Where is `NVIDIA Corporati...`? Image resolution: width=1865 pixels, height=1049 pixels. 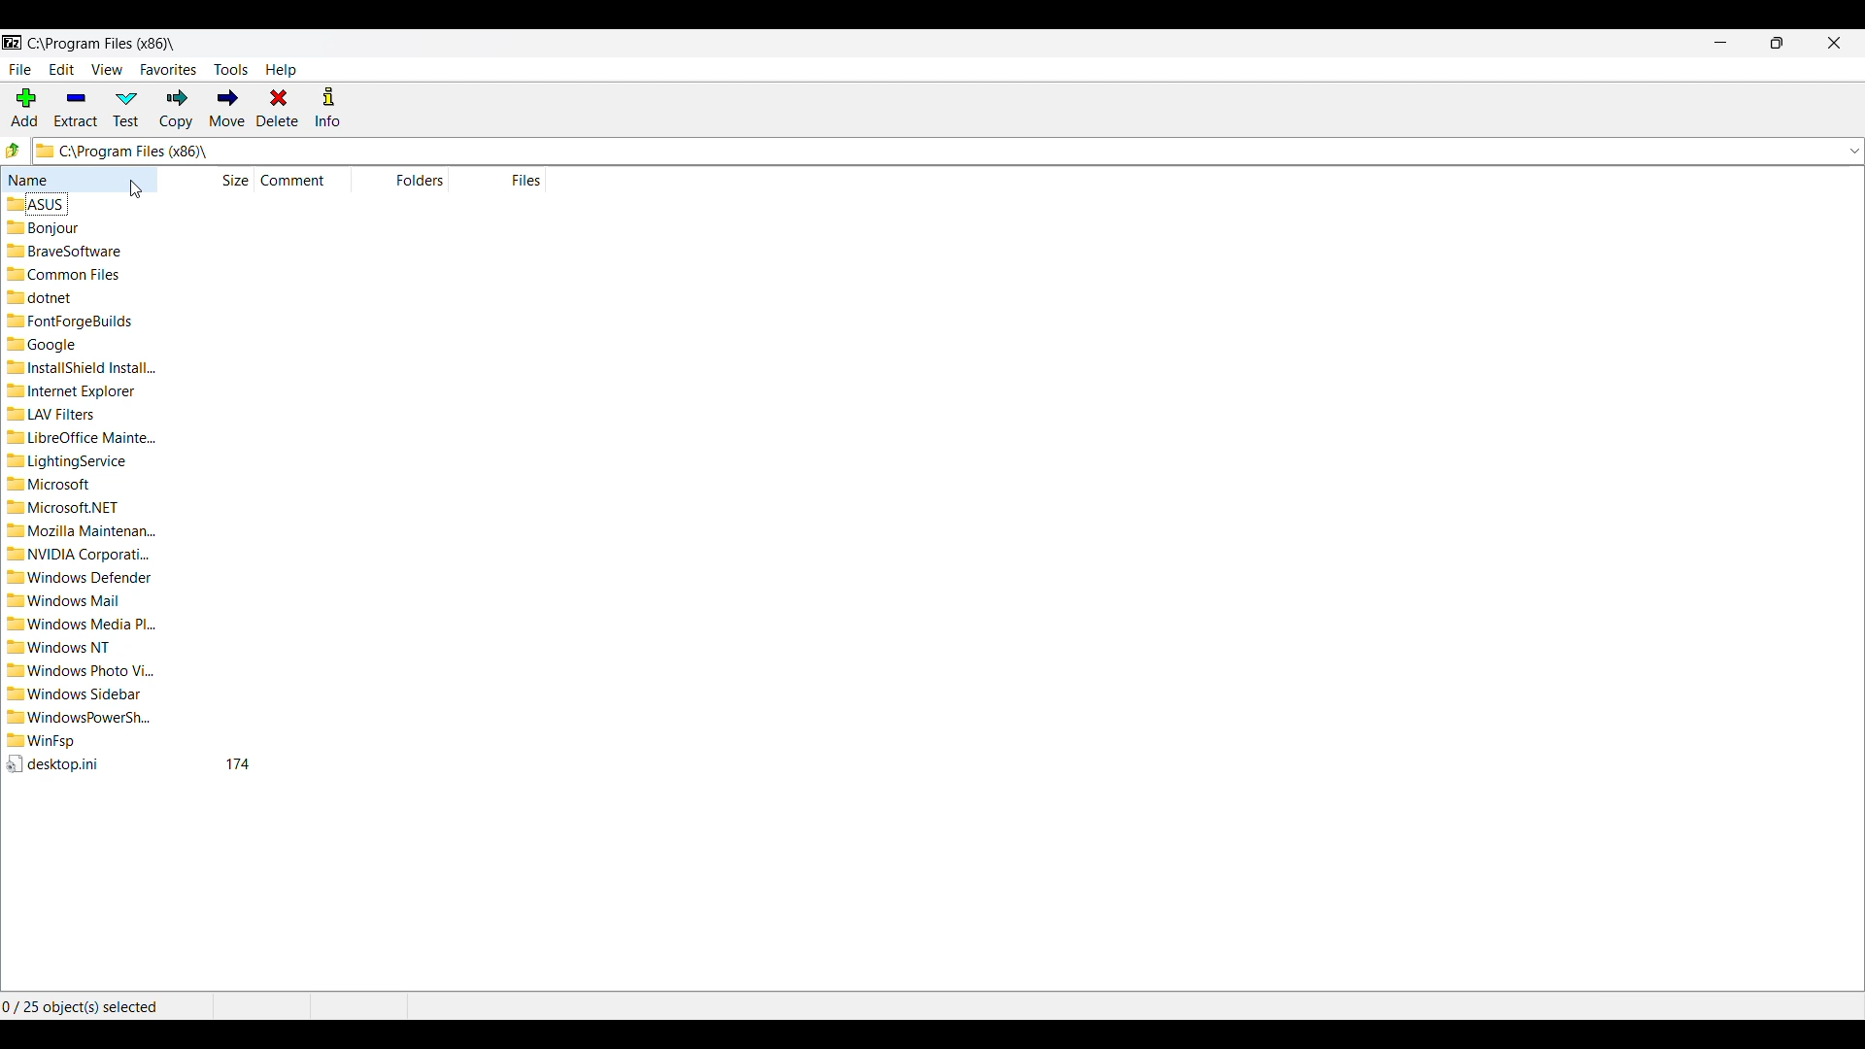 NVIDIA Corporati... is located at coordinates (80, 556).